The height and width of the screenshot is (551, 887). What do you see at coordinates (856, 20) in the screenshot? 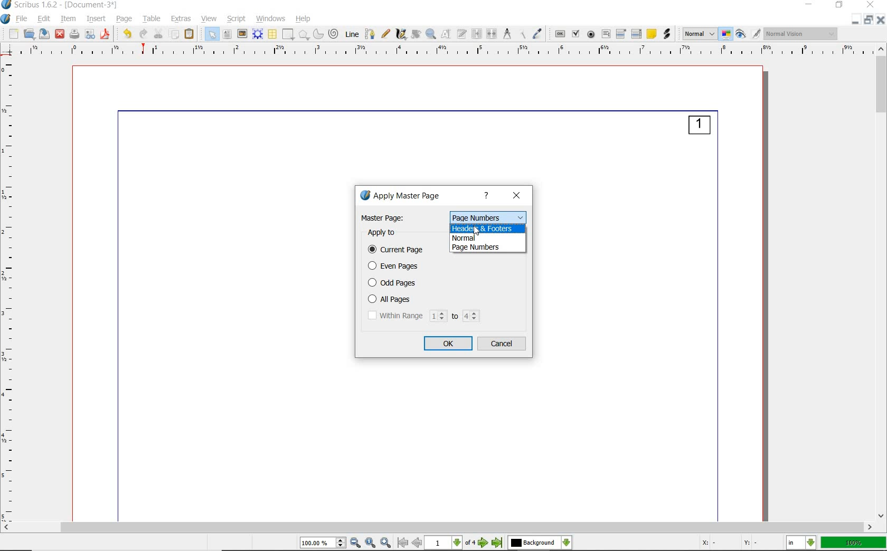
I see `Minimize` at bounding box center [856, 20].